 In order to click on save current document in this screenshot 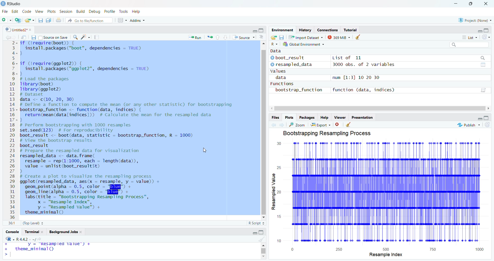, I will do `click(40, 20)`.